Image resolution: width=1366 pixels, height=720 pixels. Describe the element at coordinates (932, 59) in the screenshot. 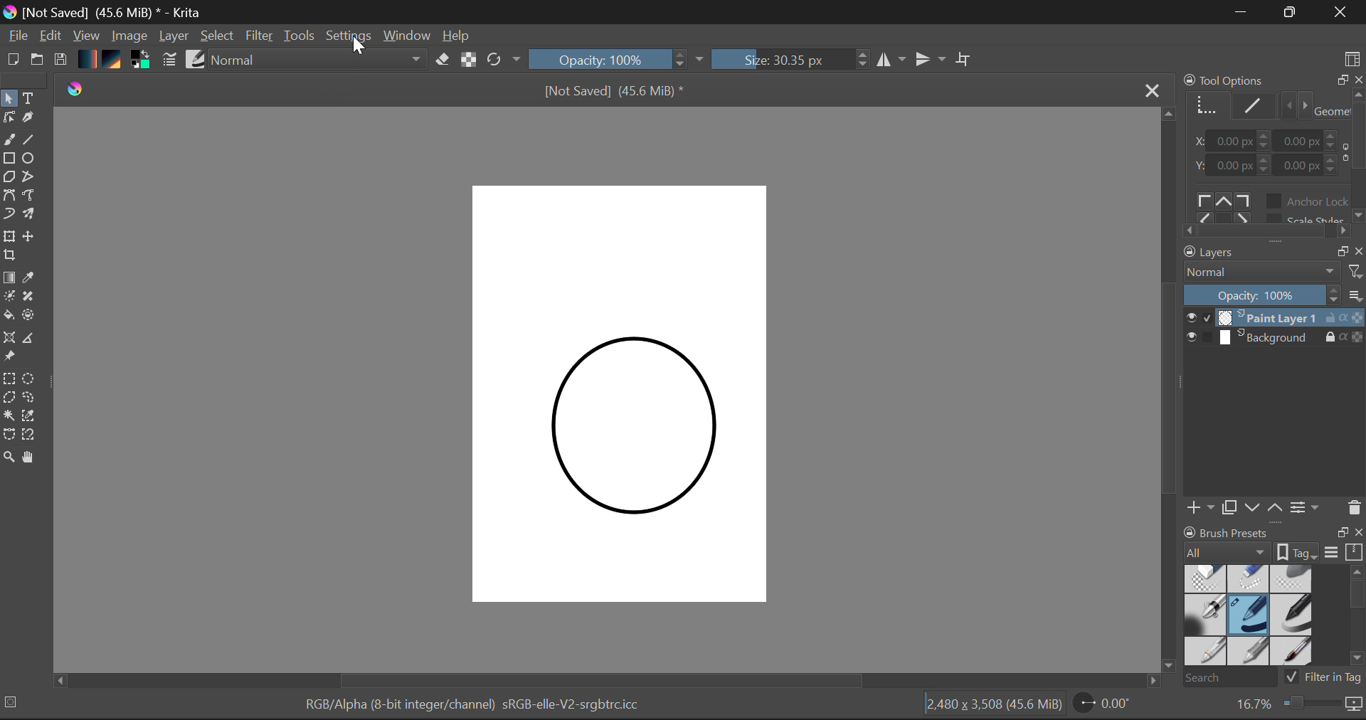

I see `Horizontal Mirror Flip` at that location.